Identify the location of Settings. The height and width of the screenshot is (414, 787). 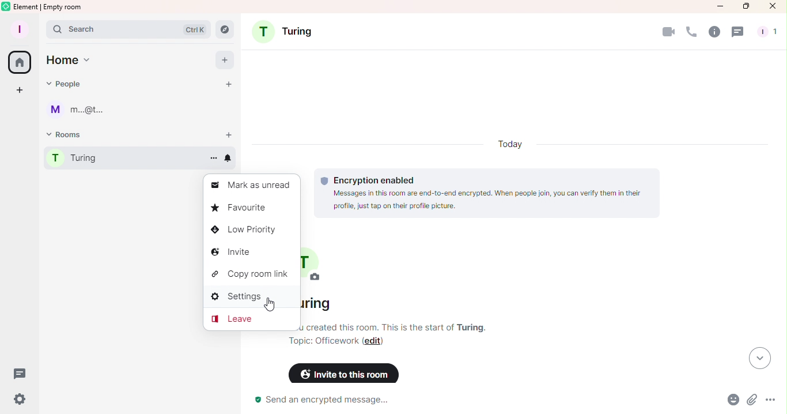
(236, 297).